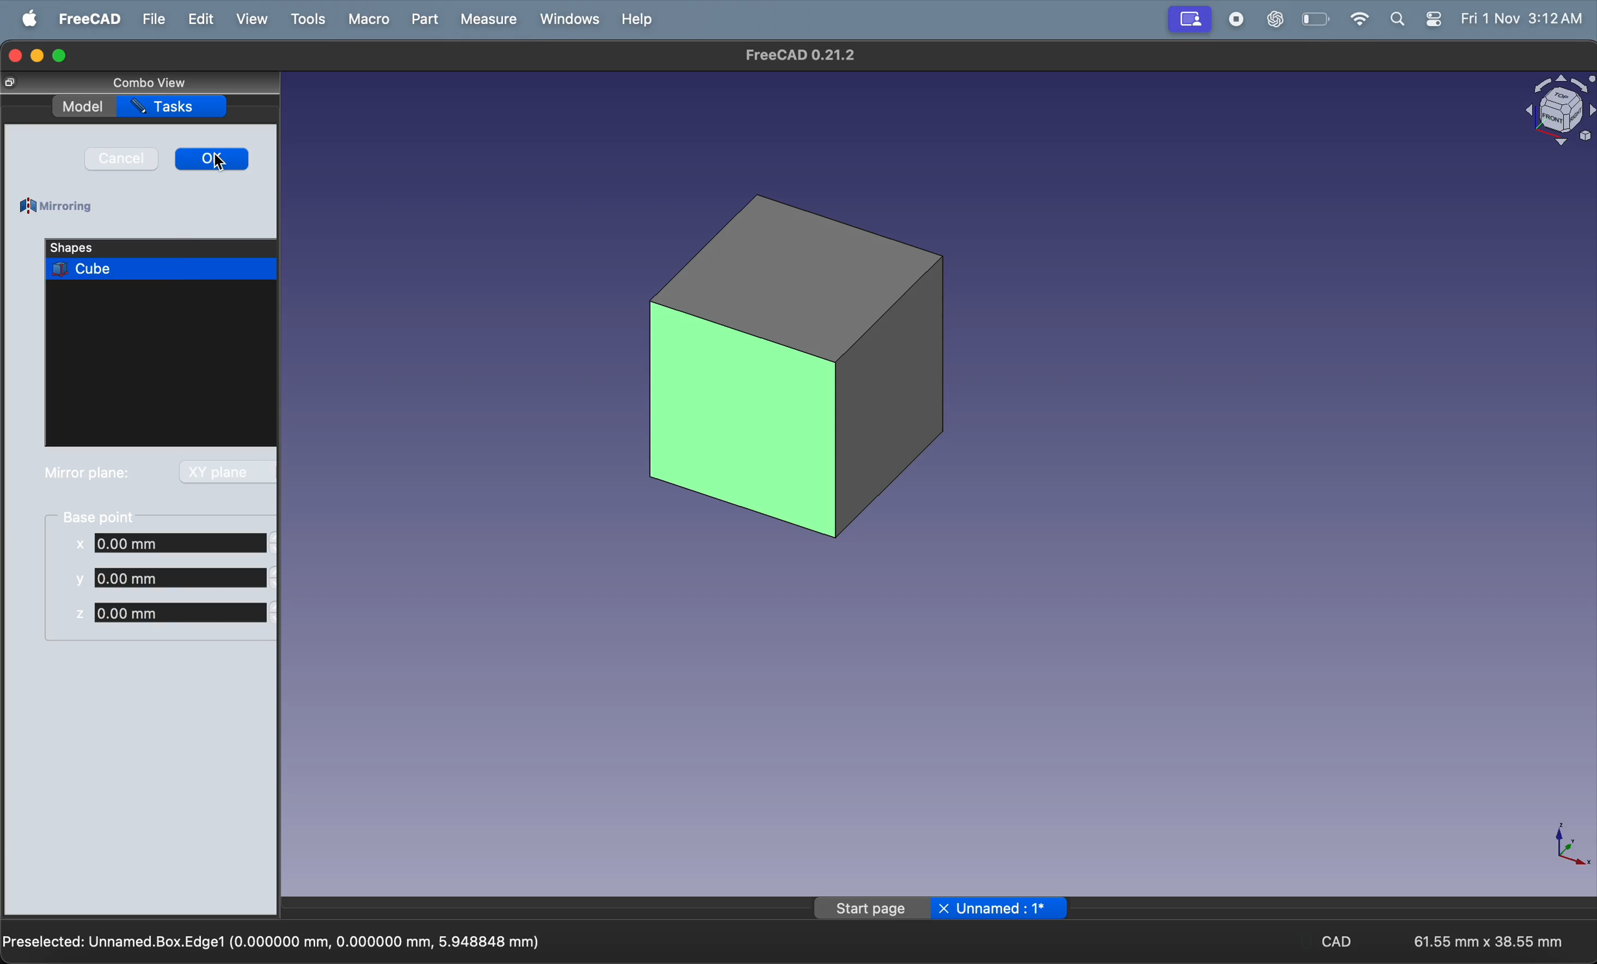 The image size is (1597, 964). What do you see at coordinates (1238, 18) in the screenshot?
I see `record` at bounding box center [1238, 18].